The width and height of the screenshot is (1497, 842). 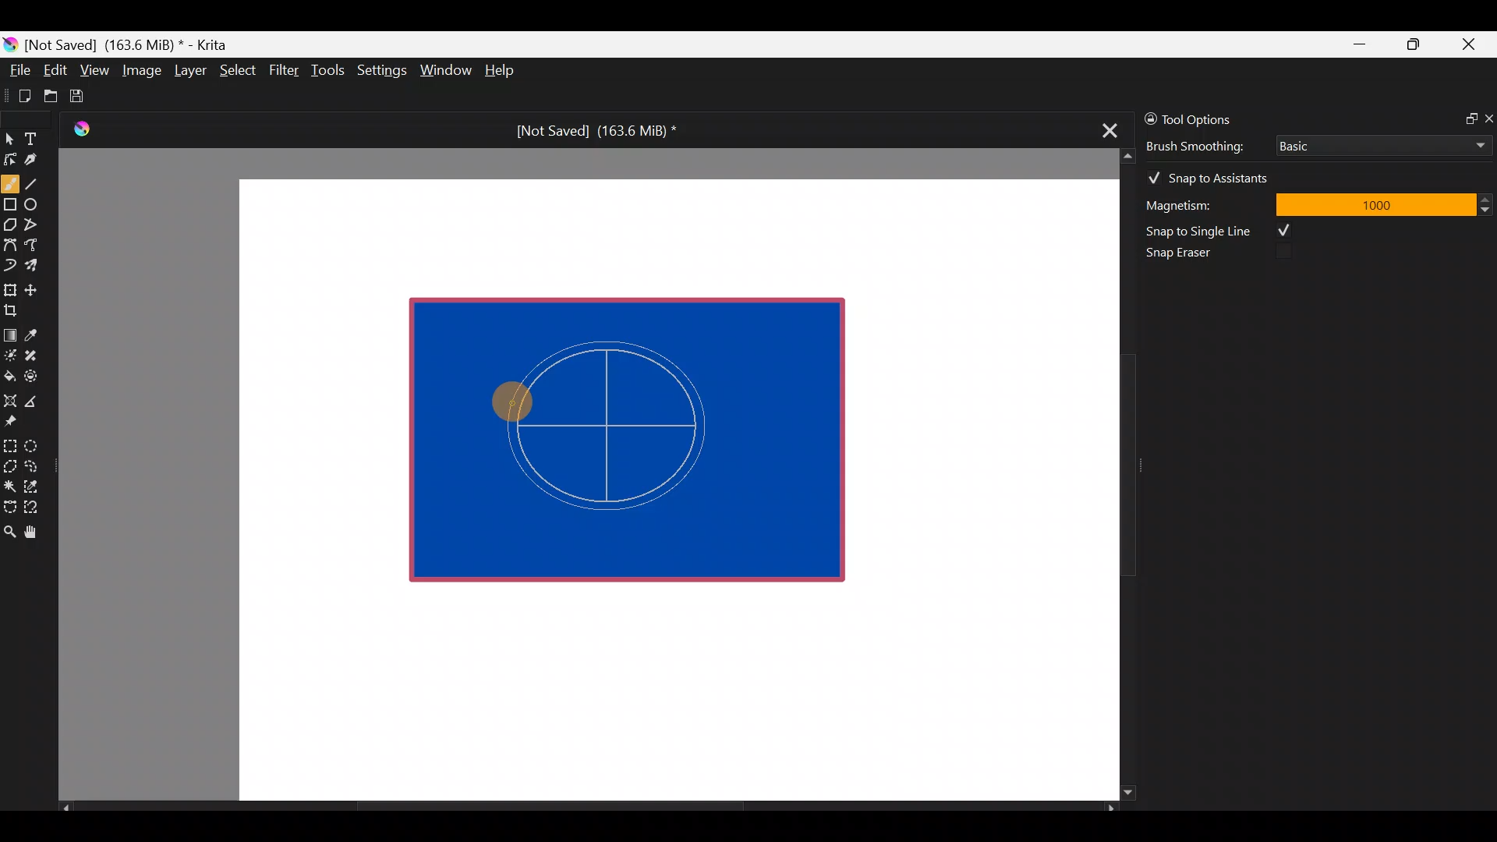 I want to click on Concentric circle drawn on canvas, so click(x=632, y=420).